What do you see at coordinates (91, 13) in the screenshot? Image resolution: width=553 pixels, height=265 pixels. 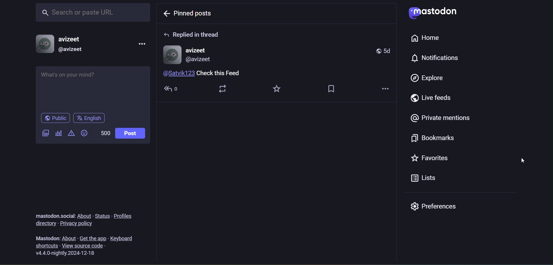 I see `search` at bounding box center [91, 13].